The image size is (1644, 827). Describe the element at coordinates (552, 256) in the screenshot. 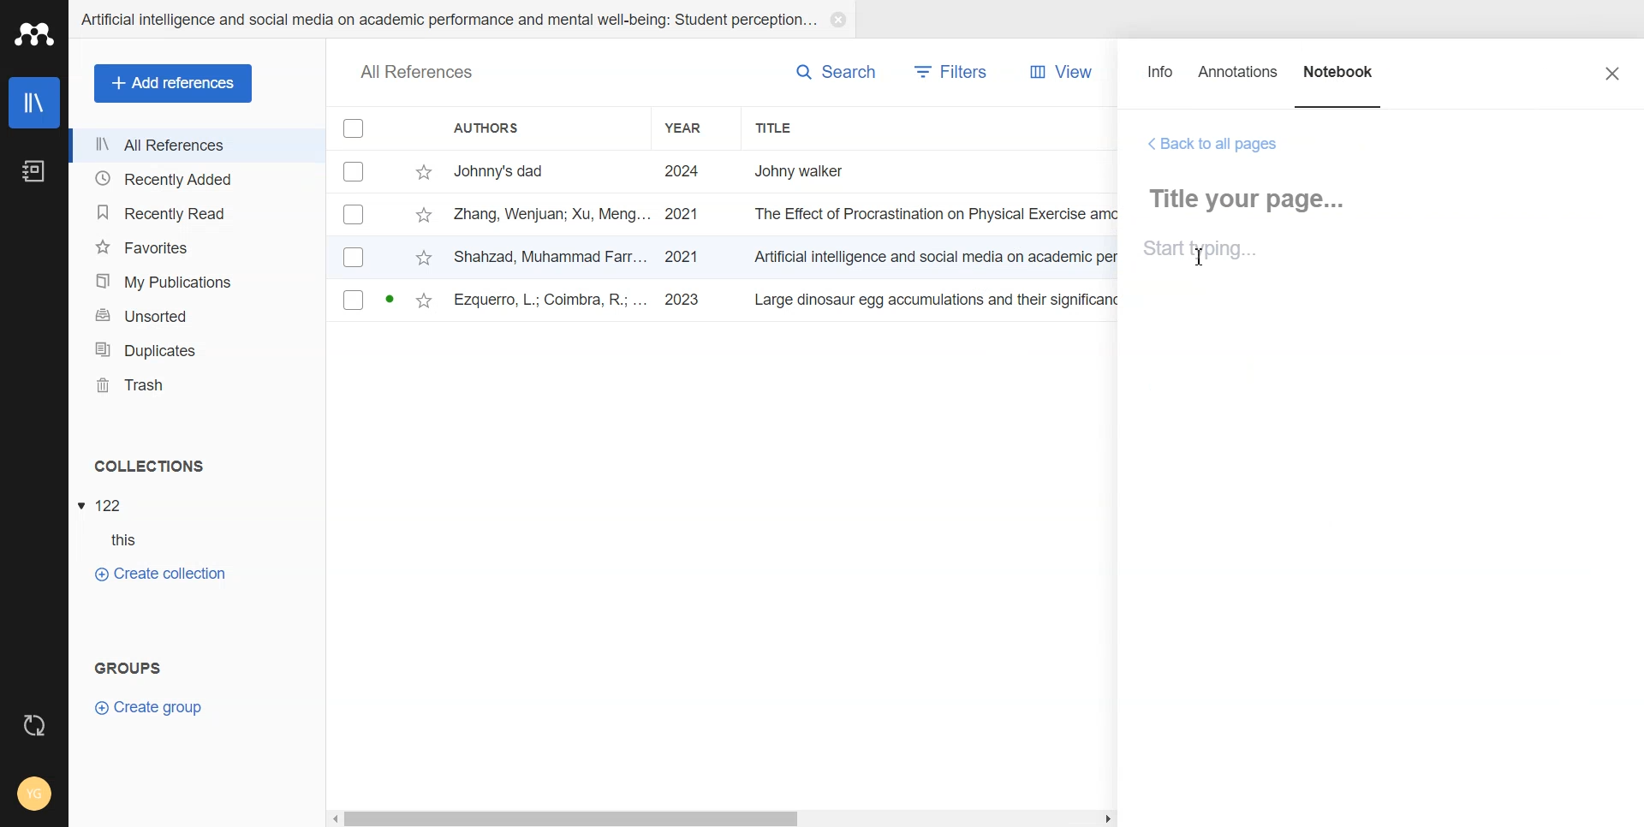

I see `shahzad, muhammad farr...` at that location.